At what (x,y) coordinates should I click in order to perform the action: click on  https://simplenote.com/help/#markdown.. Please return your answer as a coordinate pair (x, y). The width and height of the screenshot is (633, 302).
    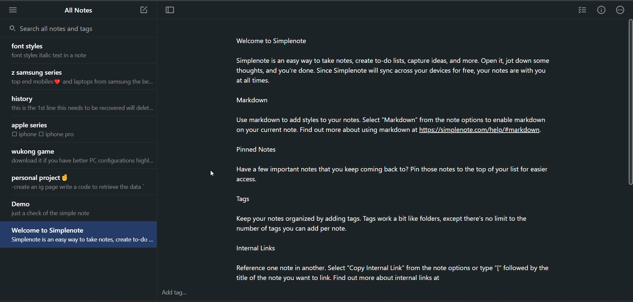
    Looking at the image, I should click on (488, 134).